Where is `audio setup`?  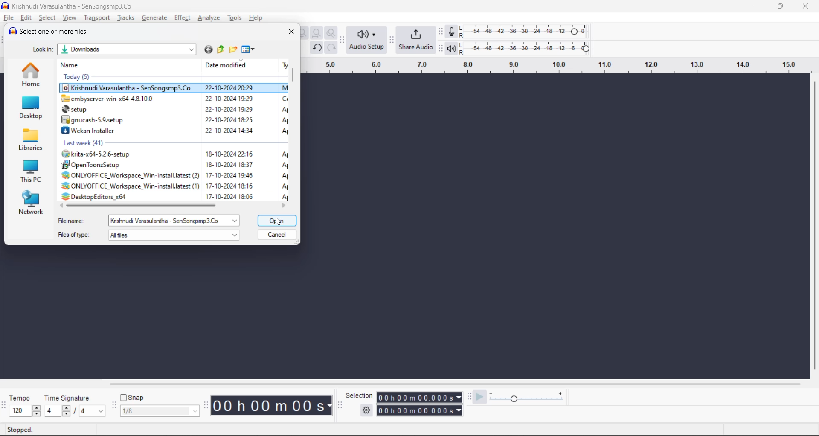 audio setup is located at coordinates (367, 41).